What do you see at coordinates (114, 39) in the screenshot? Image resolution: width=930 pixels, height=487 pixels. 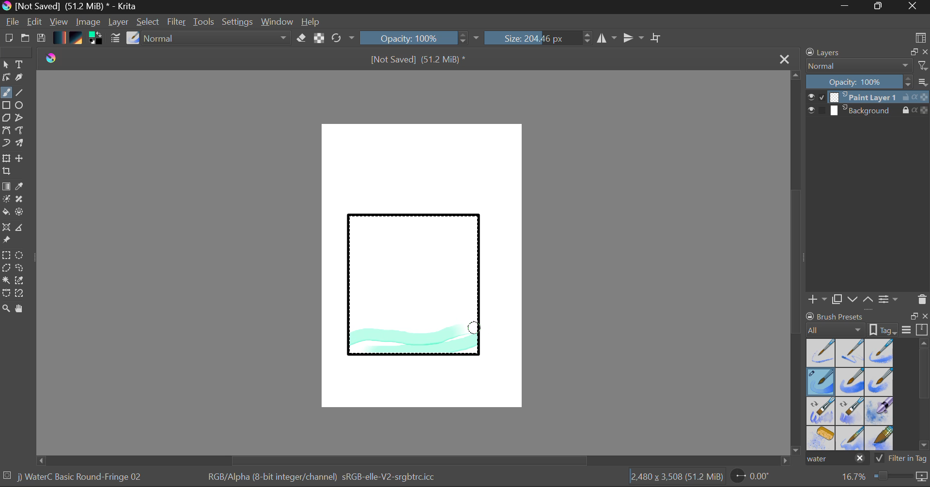 I see `Brush Settings` at bounding box center [114, 39].